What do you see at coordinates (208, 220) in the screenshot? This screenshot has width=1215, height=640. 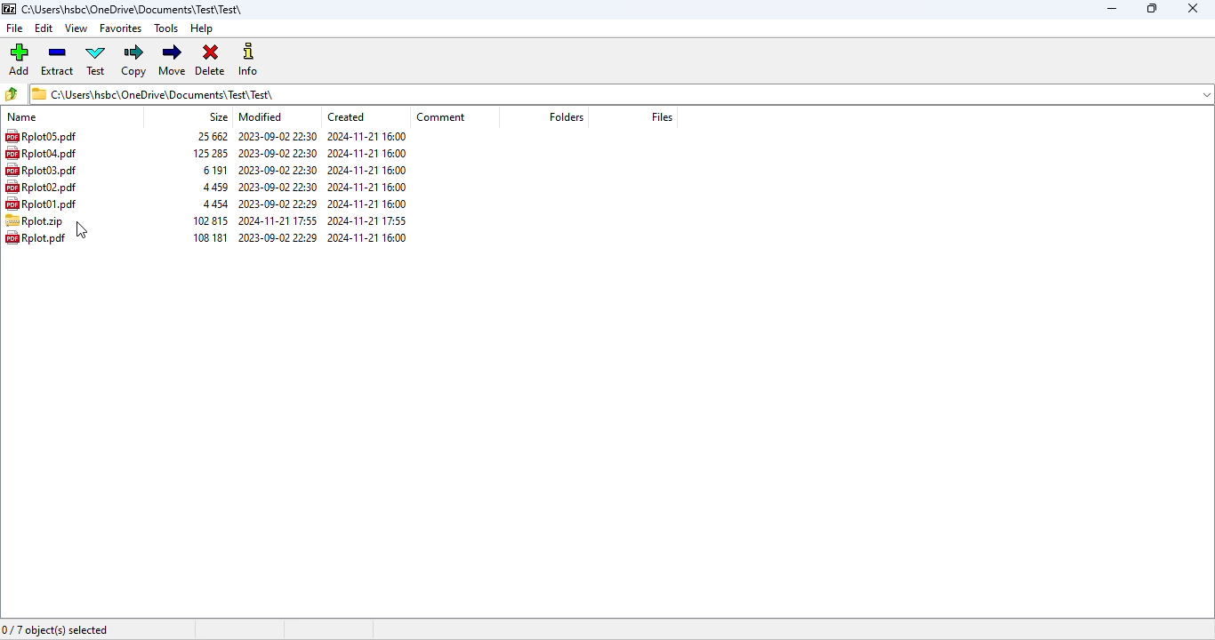 I see `102 815` at bounding box center [208, 220].